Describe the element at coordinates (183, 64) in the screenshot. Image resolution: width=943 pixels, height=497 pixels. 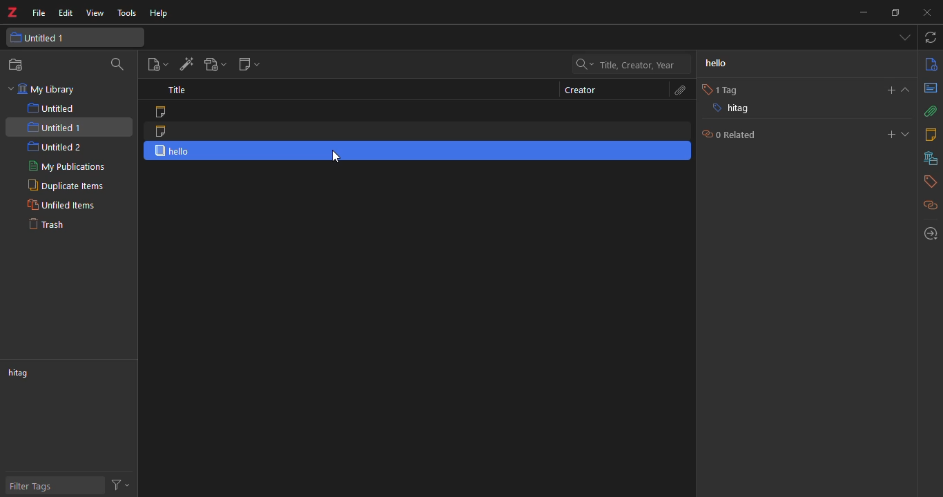
I see `add item` at that location.